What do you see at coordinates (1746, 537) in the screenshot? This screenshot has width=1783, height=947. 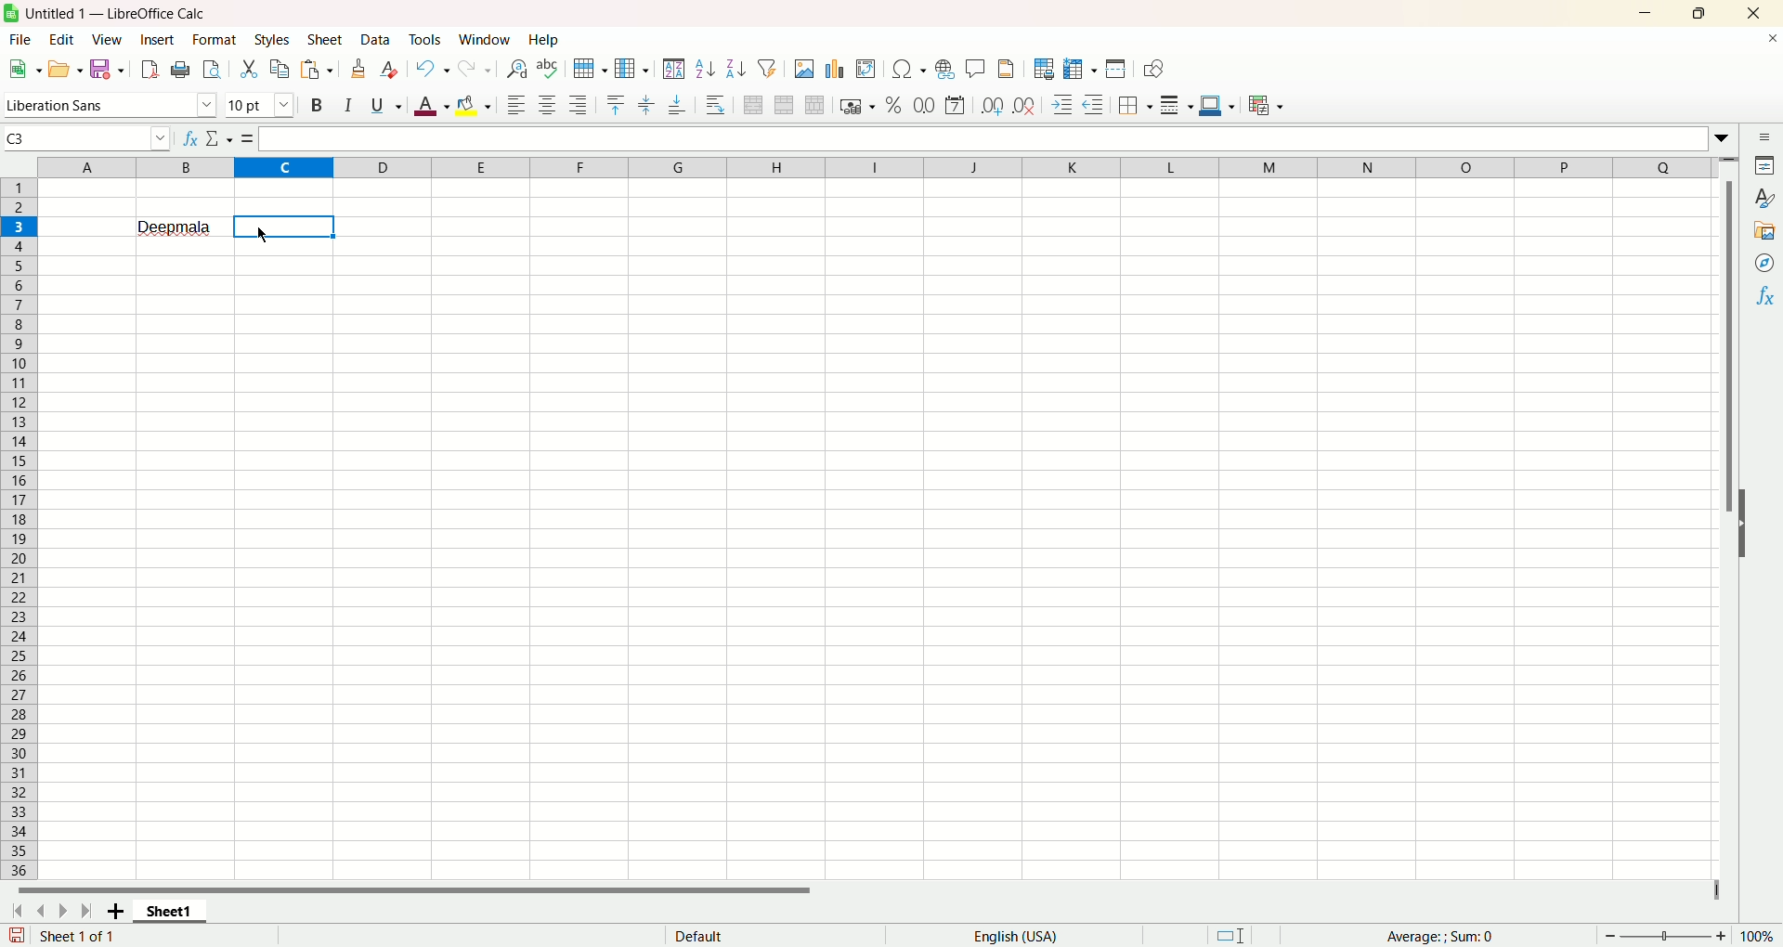 I see `hide` at bounding box center [1746, 537].